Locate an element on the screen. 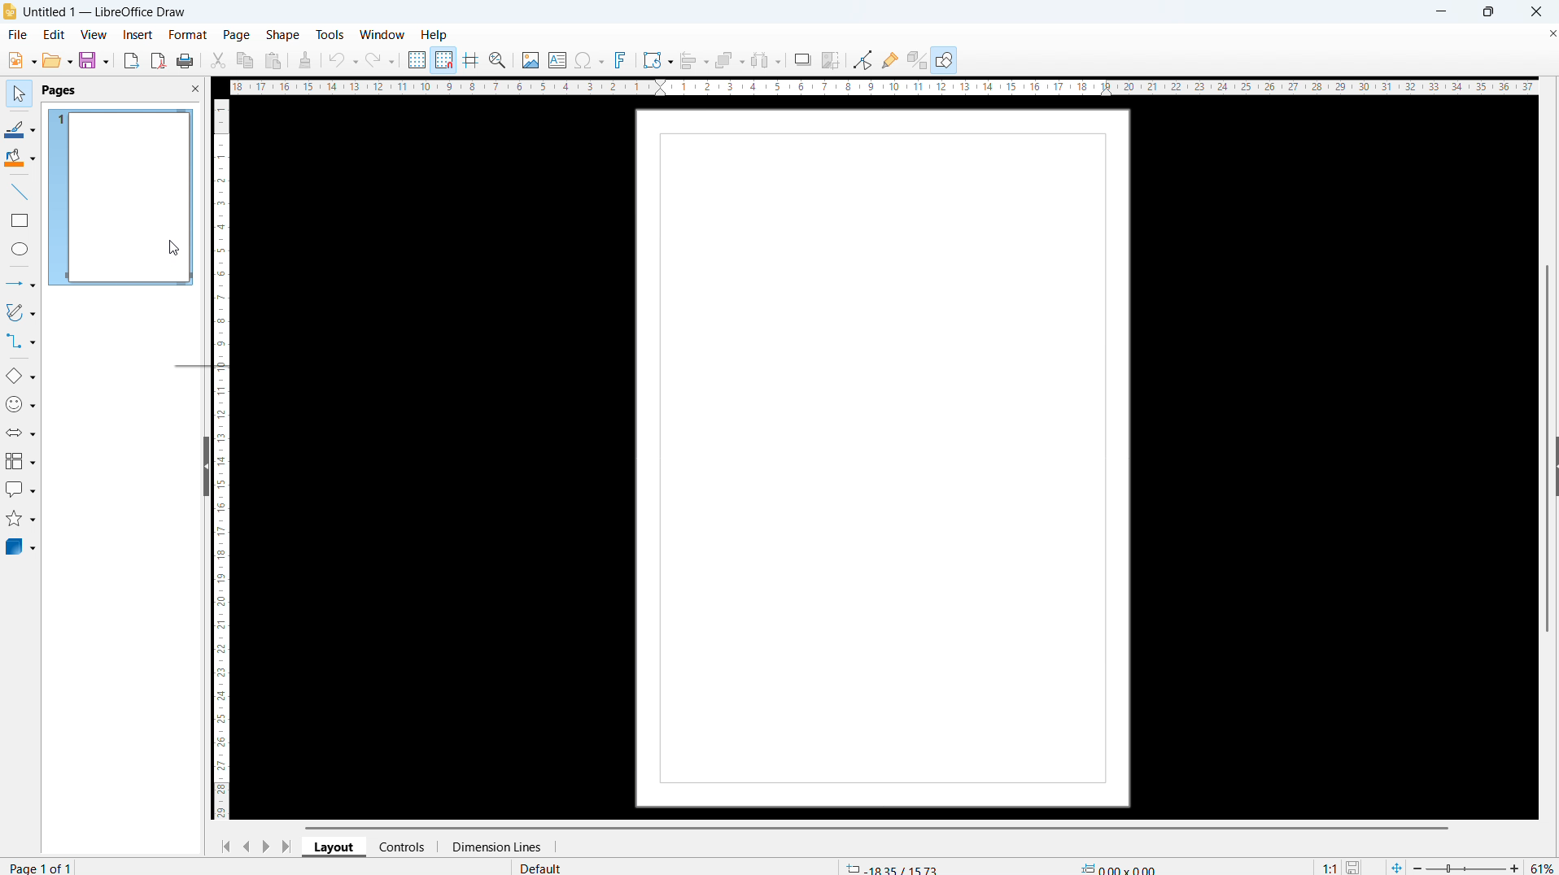  block arrows is located at coordinates (20, 433).